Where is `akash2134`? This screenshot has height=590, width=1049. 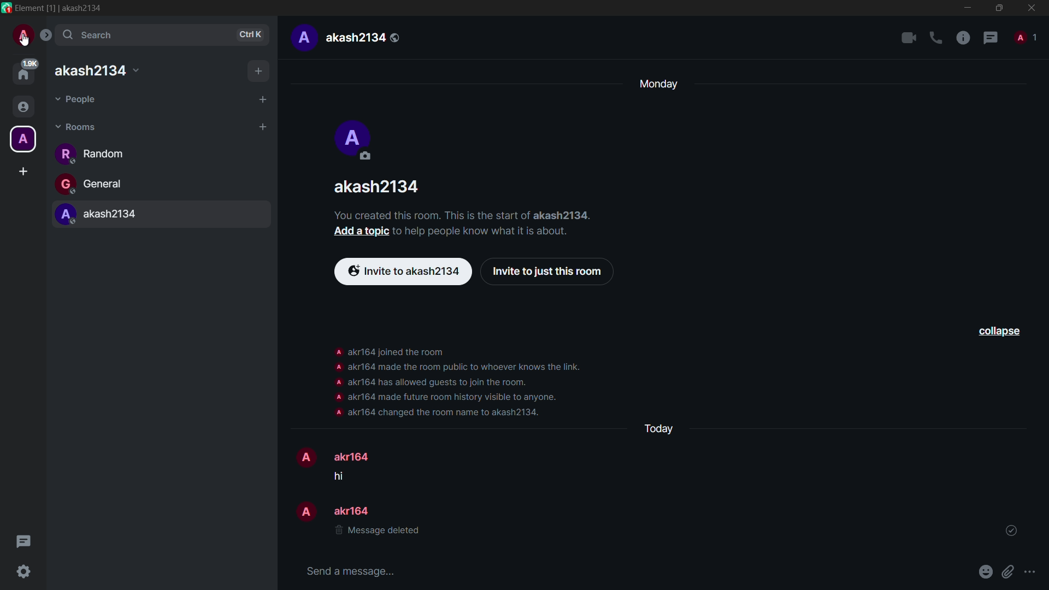
akash2134 is located at coordinates (166, 215).